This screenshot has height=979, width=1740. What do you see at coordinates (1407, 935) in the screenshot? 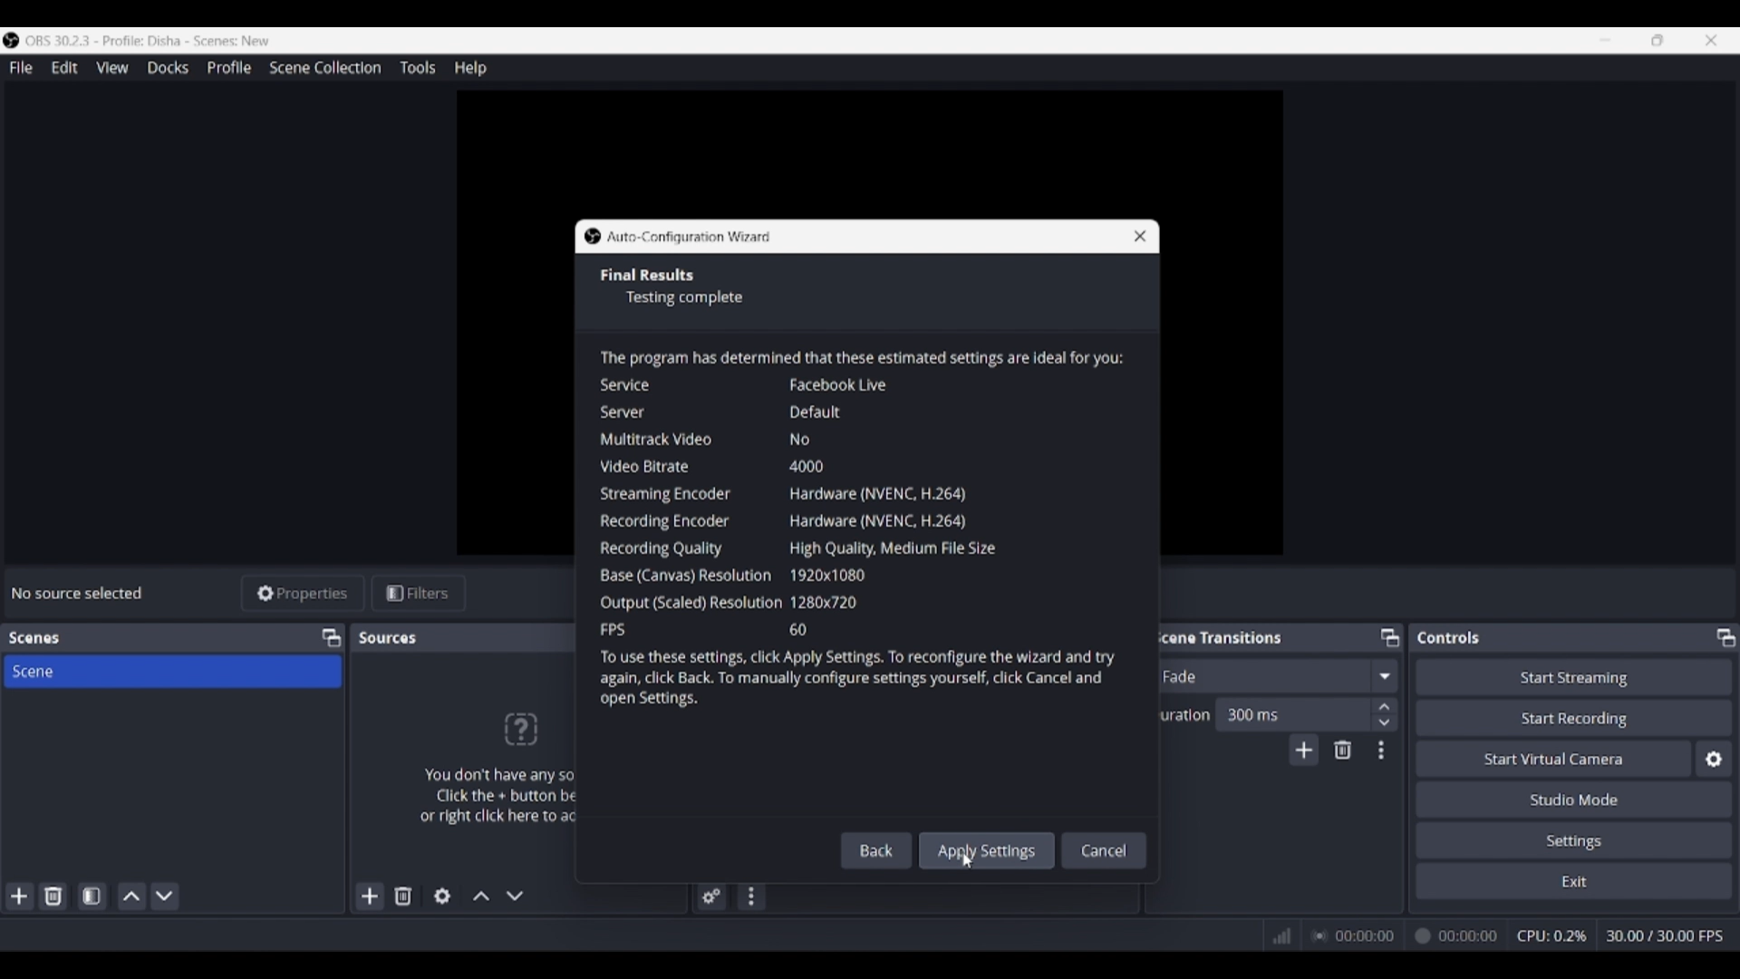
I see `00:00:00` at bounding box center [1407, 935].